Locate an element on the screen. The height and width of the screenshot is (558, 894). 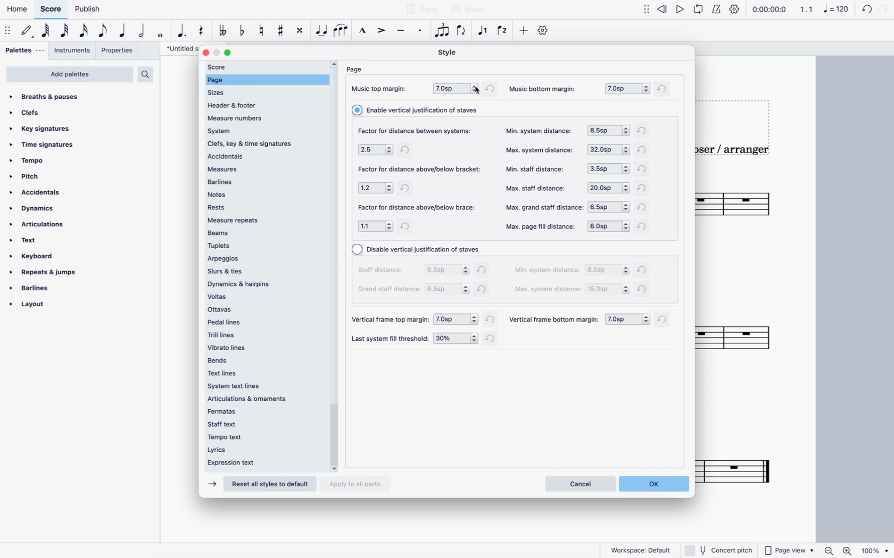
composer / arranger is located at coordinates (736, 153).